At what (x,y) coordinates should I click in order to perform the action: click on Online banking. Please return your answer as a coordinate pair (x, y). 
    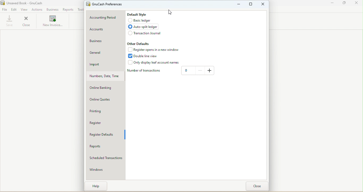
    Looking at the image, I should click on (104, 88).